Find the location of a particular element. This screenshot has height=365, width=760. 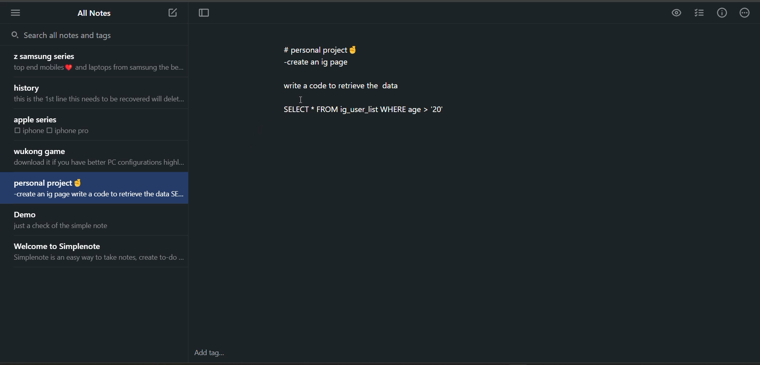

note title  and preview is located at coordinates (100, 250).